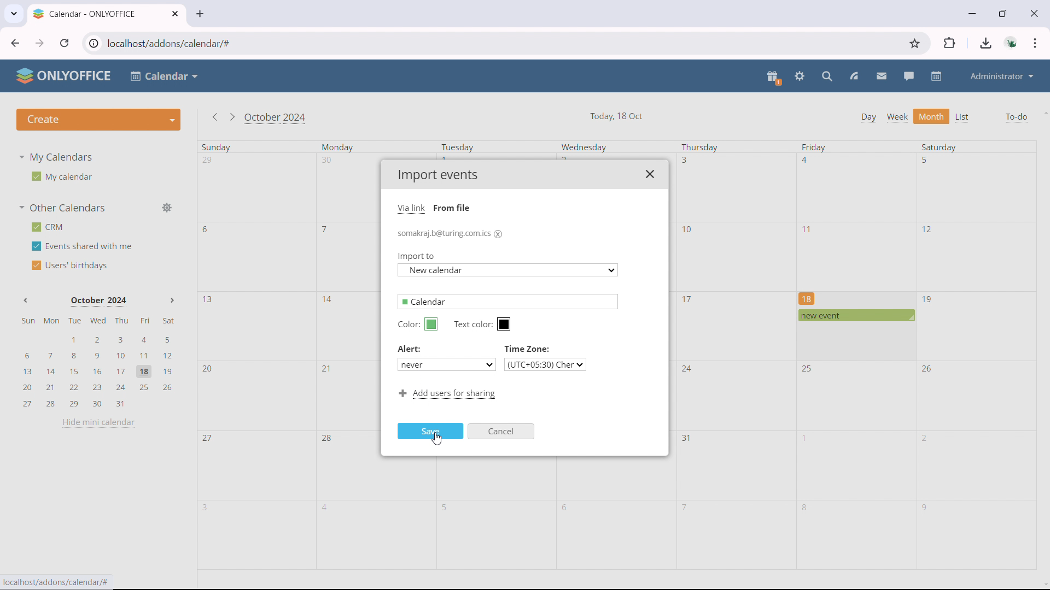 The width and height of the screenshot is (1050, 590). What do you see at coordinates (1043, 112) in the screenshot?
I see `scroll up` at bounding box center [1043, 112].